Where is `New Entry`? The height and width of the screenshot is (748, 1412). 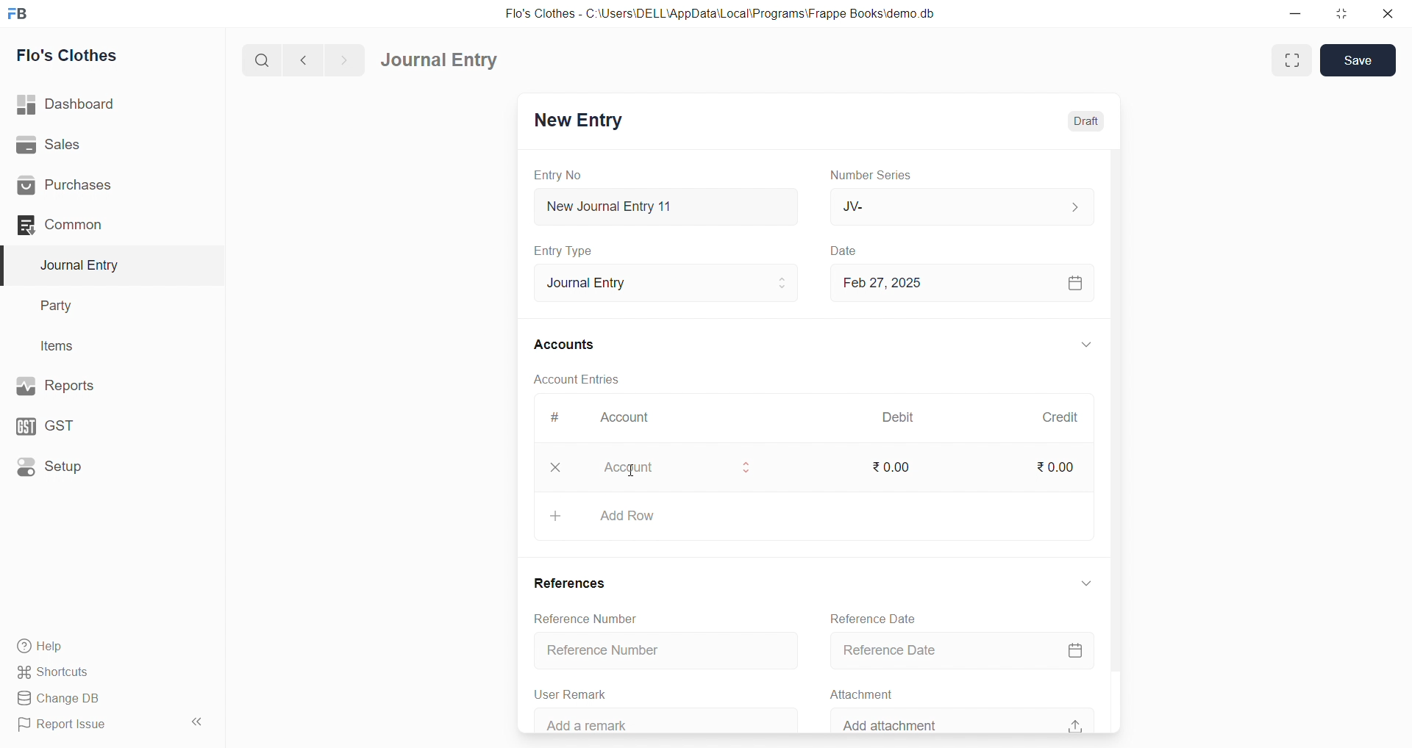
New Entry is located at coordinates (581, 121).